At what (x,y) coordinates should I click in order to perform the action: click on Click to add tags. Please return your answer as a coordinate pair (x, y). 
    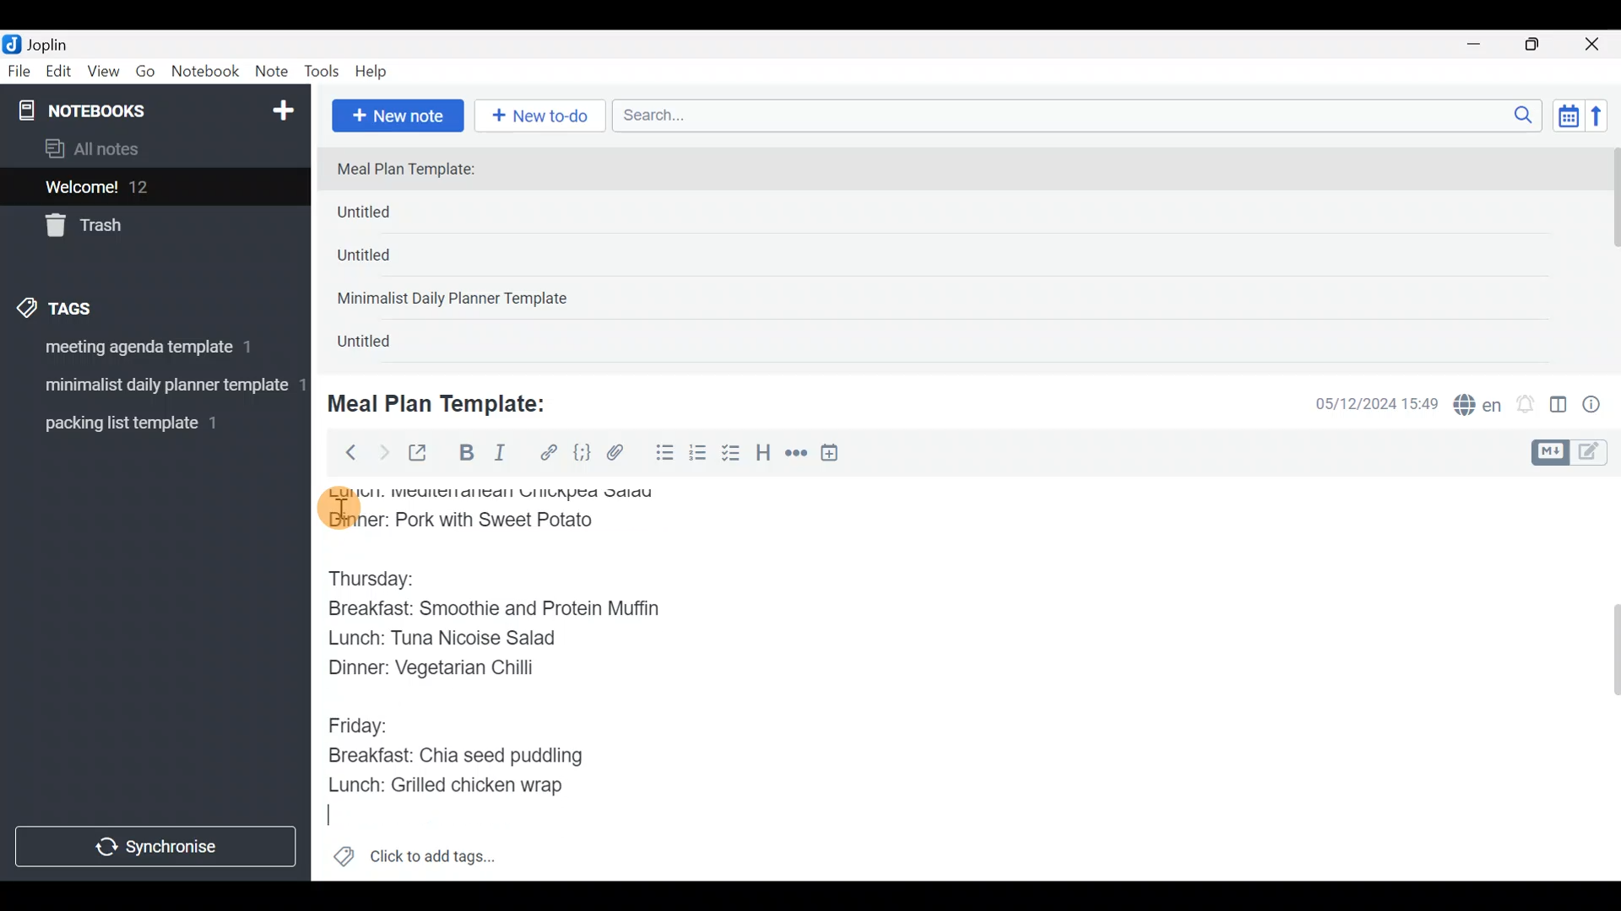
    Looking at the image, I should click on (414, 862).